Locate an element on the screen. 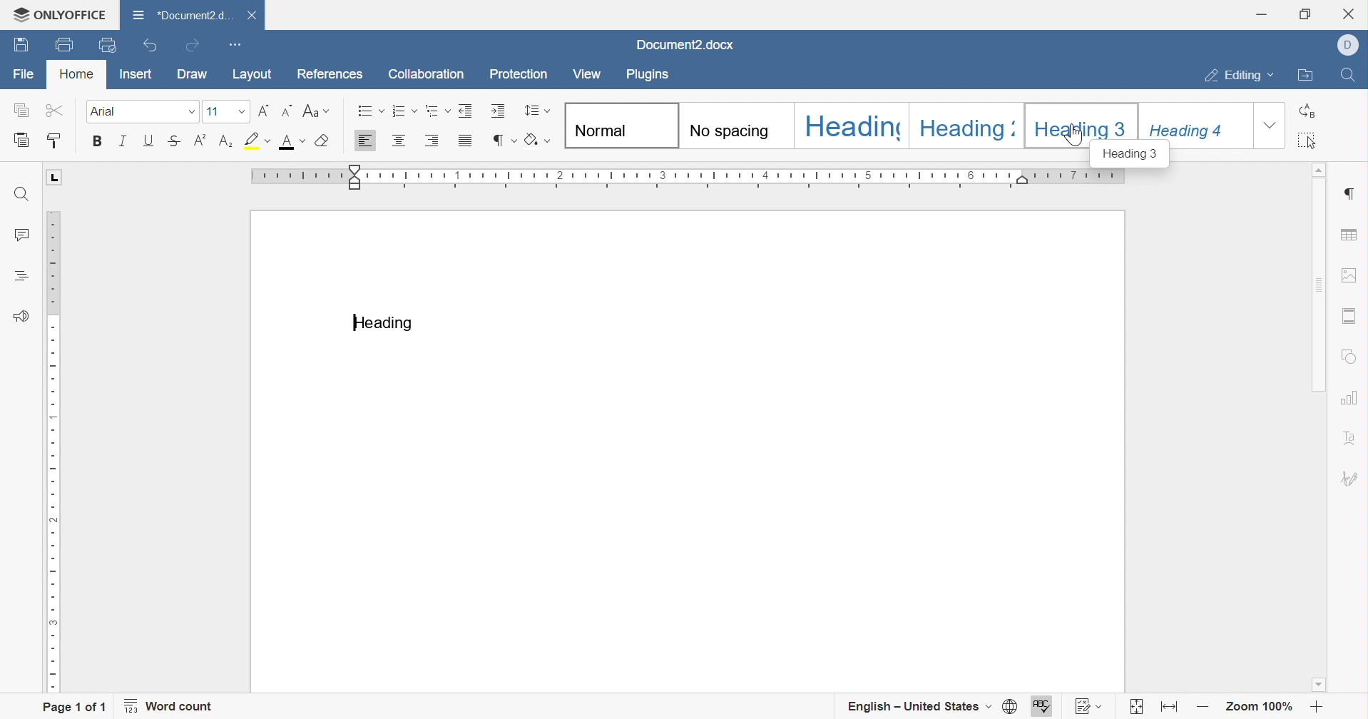  Document2.docx is located at coordinates (683, 45).